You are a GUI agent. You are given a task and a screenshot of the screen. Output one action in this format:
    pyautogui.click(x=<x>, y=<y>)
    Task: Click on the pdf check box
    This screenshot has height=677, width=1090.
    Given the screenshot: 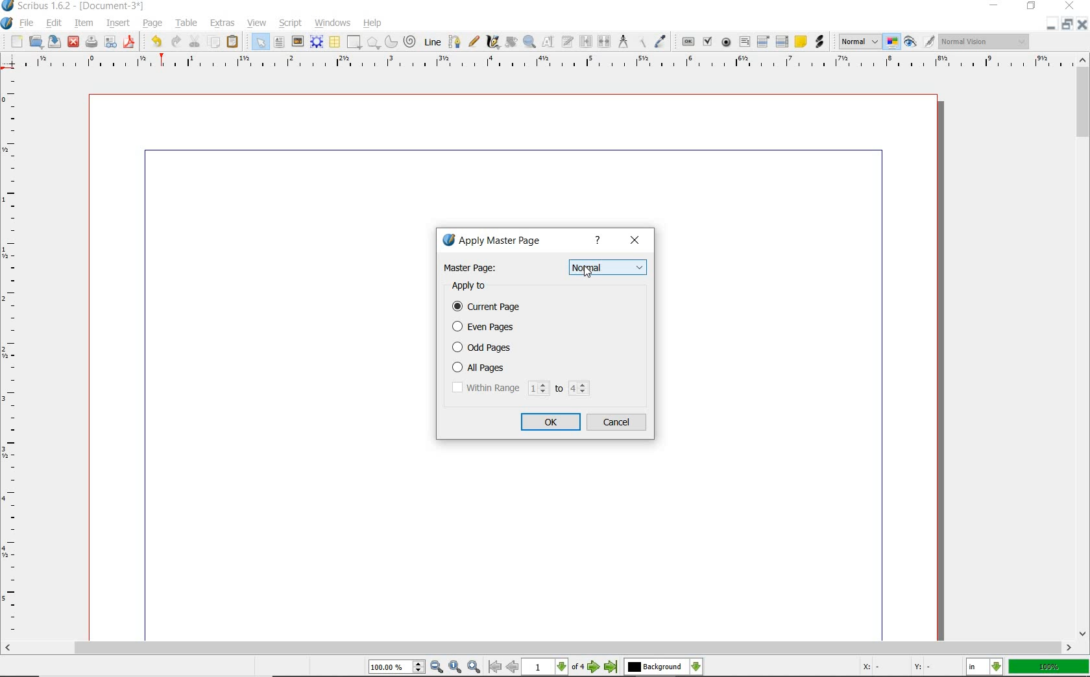 What is the action you would take?
    pyautogui.click(x=707, y=41)
    